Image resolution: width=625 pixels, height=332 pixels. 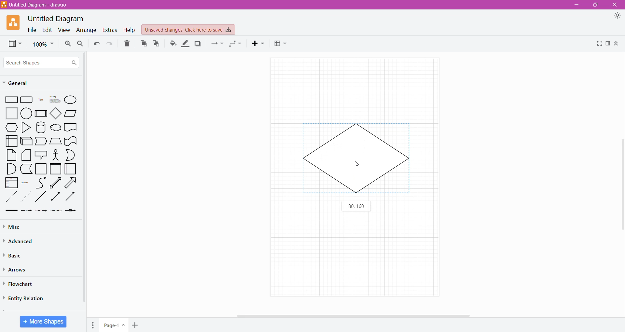 I want to click on Step, so click(x=40, y=141).